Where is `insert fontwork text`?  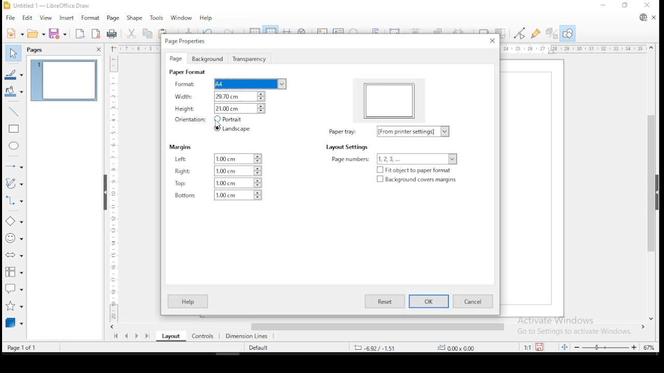 insert fontwork text is located at coordinates (377, 30).